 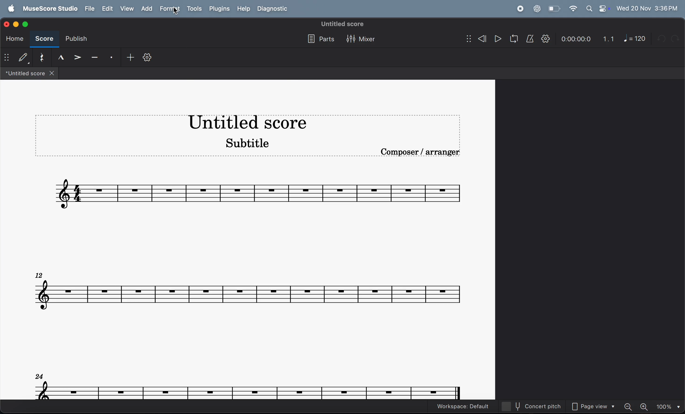 What do you see at coordinates (176, 14) in the screenshot?
I see `cursor` at bounding box center [176, 14].